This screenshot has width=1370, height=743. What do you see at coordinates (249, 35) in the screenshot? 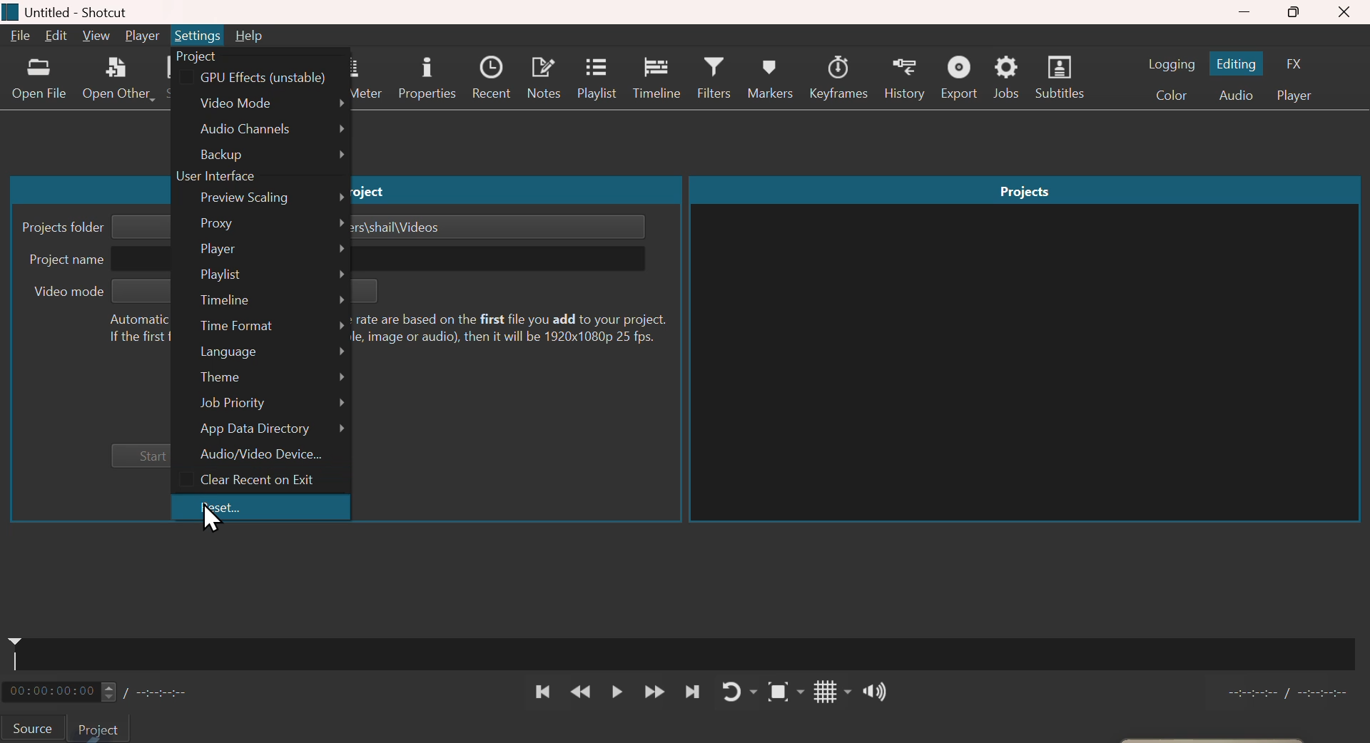
I see `Help` at bounding box center [249, 35].